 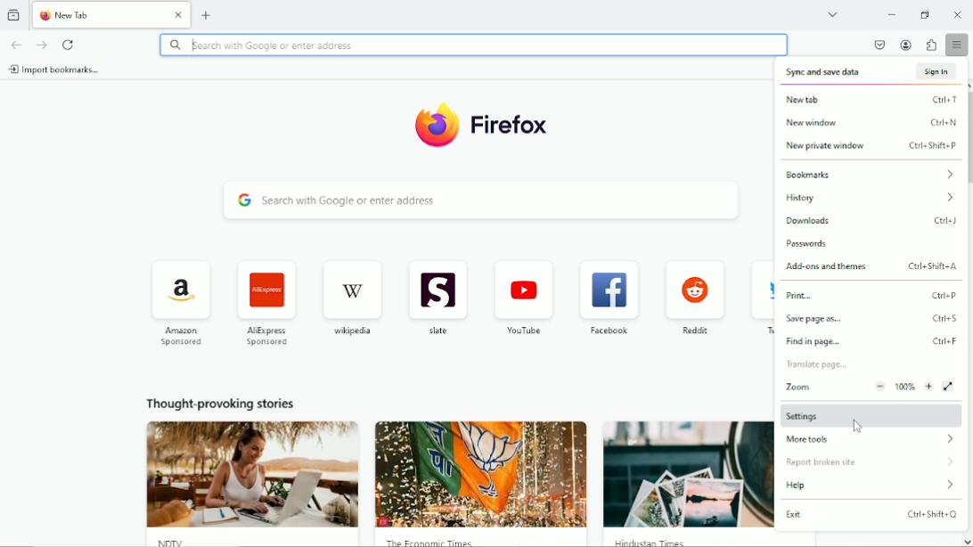 What do you see at coordinates (835, 364) in the screenshot?
I see `translate page` at bounding box center [835, 364].